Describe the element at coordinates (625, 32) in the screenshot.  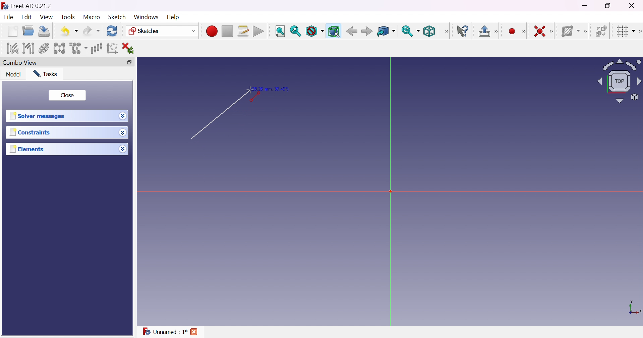
I see `Toggle grid` at that location.